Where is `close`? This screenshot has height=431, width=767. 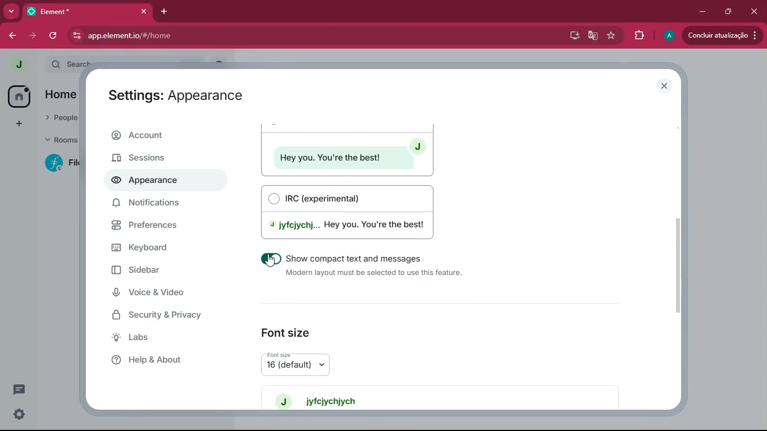 close is located at coordinates (755, 8).